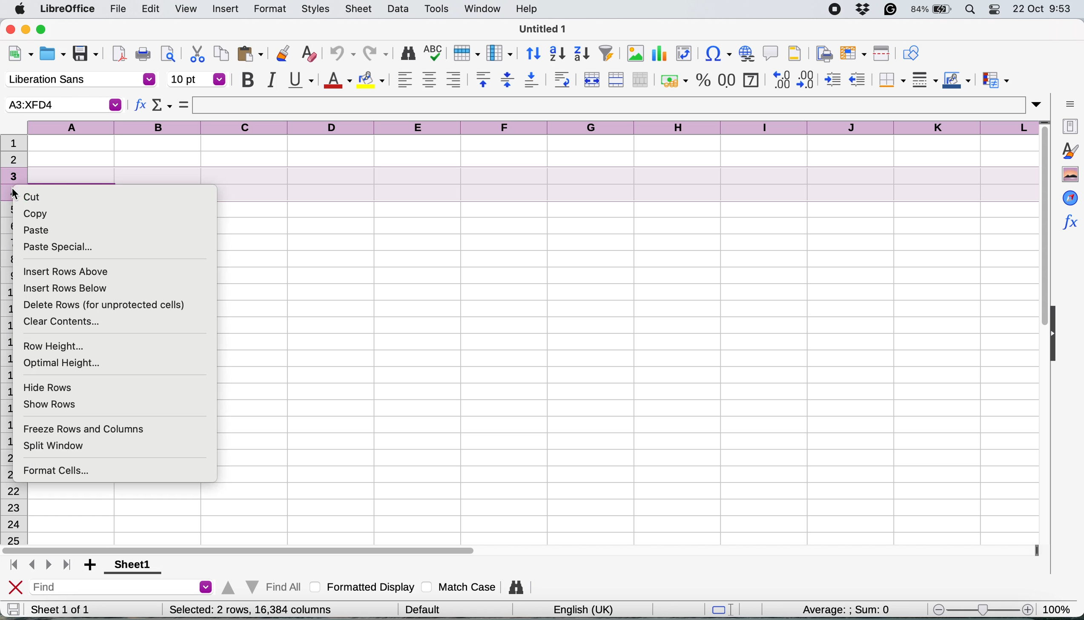 The height and width of the screenshot is (620, 1084). I want to click on align bottom, so click(532, 80).